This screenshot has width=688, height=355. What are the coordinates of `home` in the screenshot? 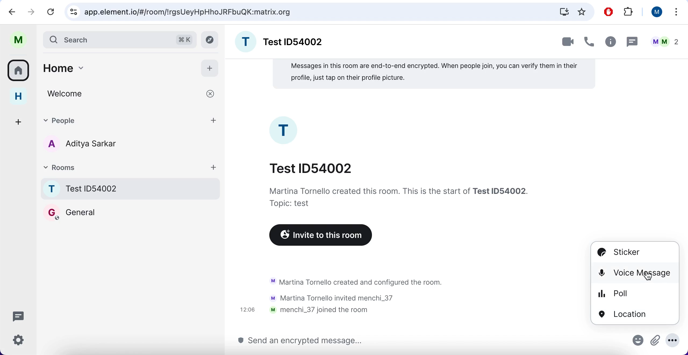 It's located at (18, 97).